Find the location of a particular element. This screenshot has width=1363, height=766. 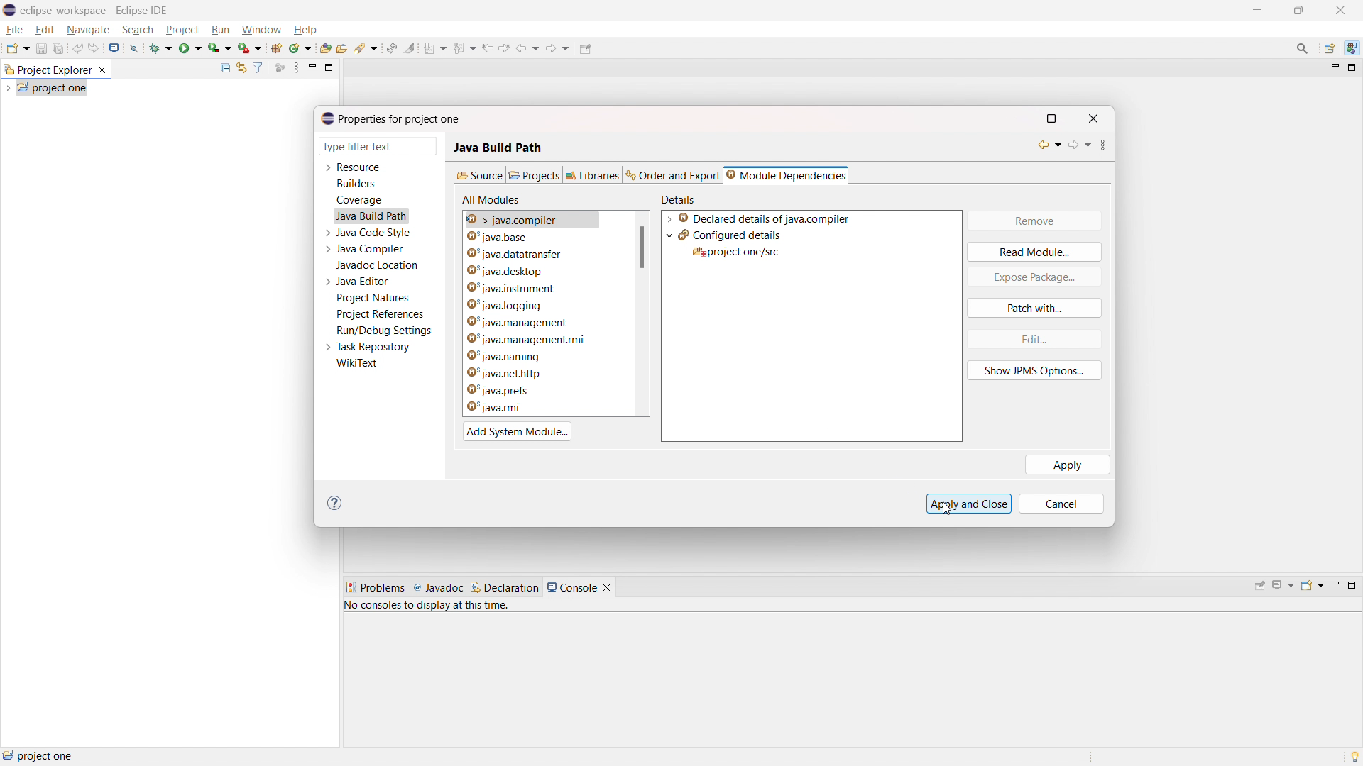

back is located at coordinates (1045, 145).